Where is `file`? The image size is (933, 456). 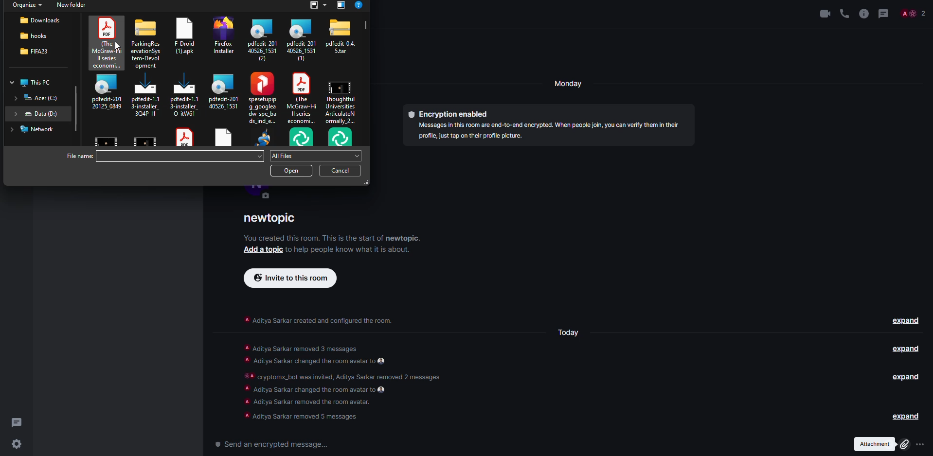
file is located at coordinates (147, 43).